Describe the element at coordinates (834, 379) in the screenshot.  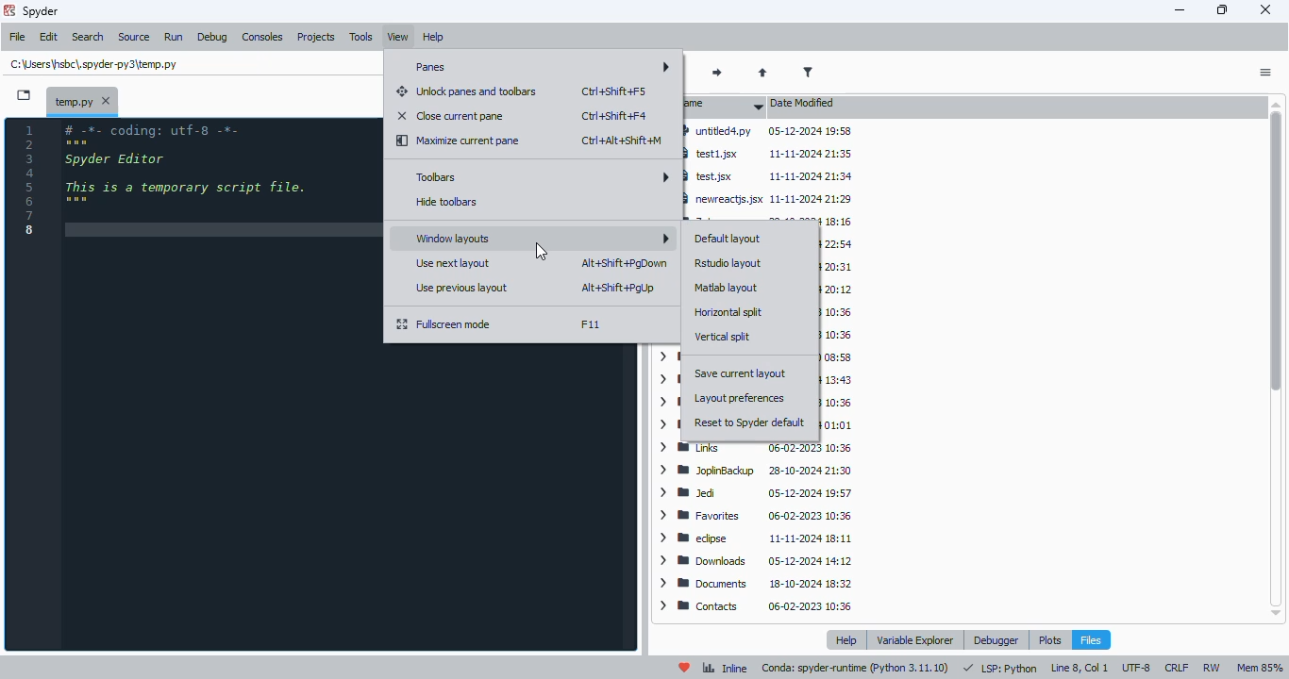
I see `OneDrive` at that location.